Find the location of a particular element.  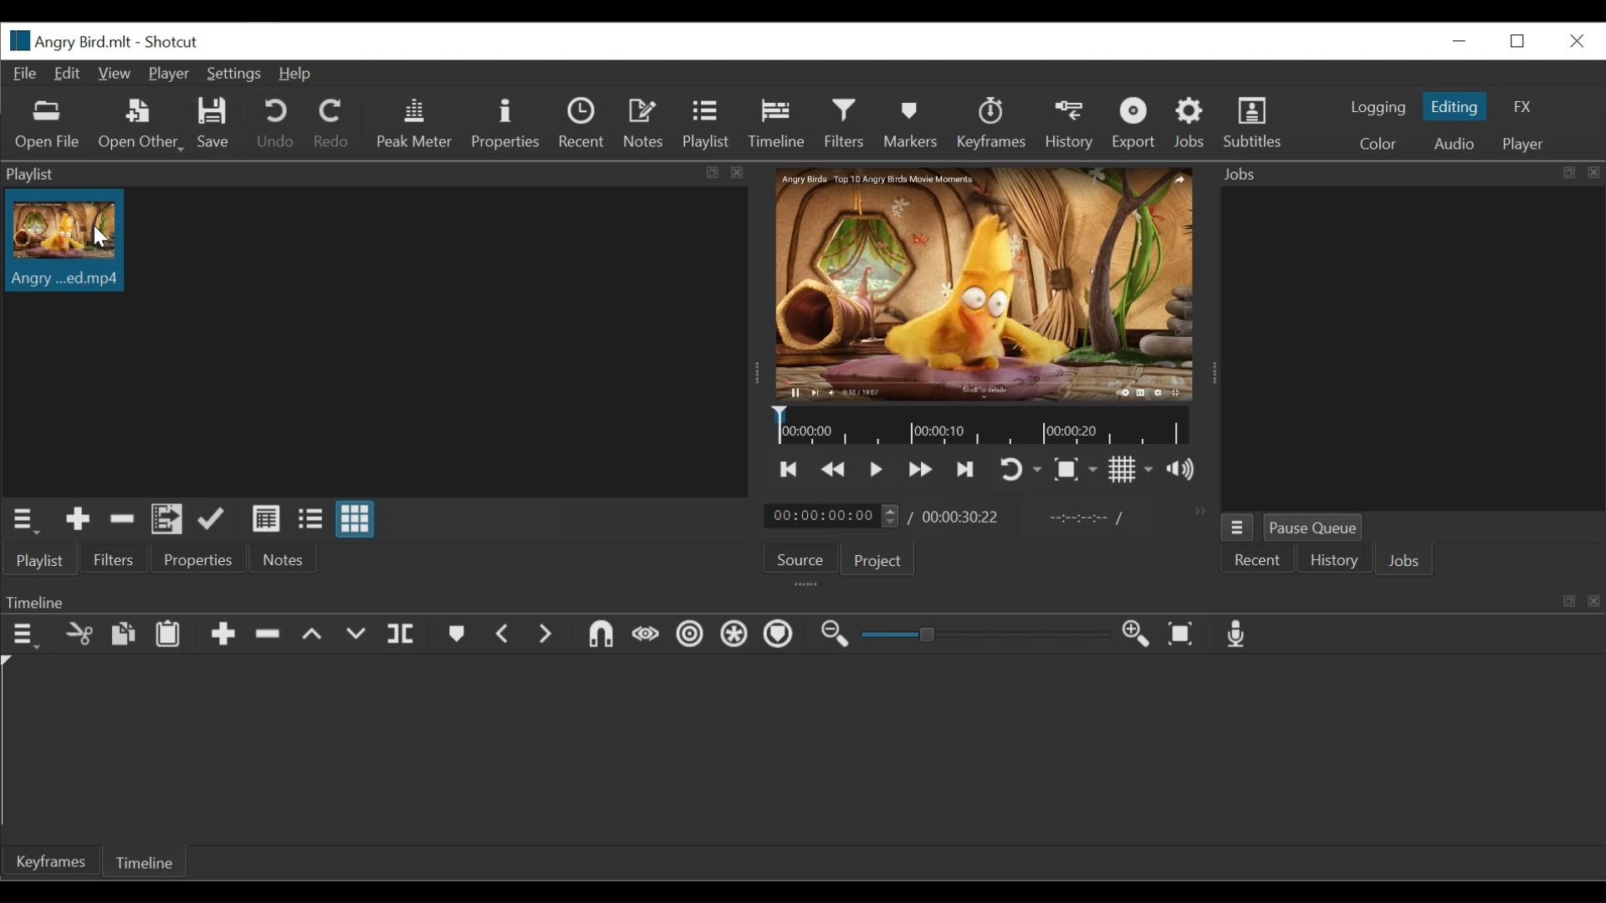

Ripple all tracks is located at coordinates (735, 636).